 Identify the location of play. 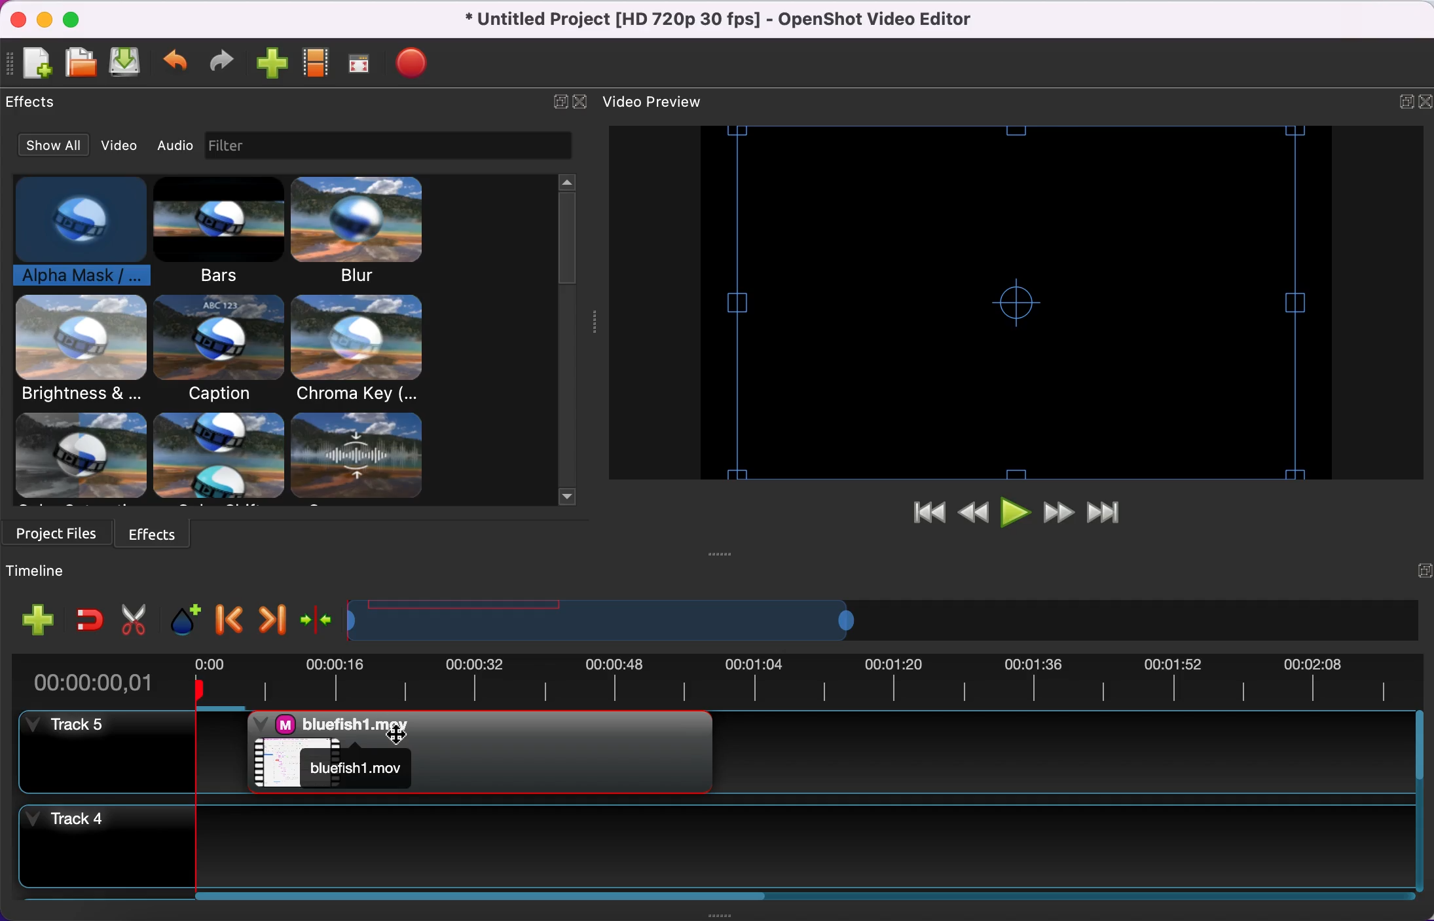
(1016, 513).